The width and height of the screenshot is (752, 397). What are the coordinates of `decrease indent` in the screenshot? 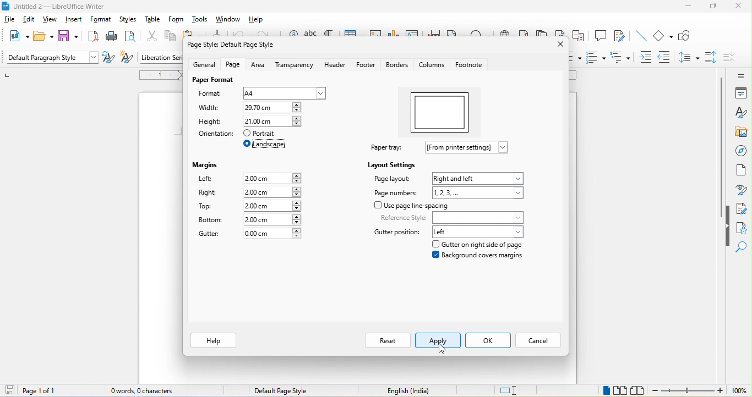 It's located at (667, 57).